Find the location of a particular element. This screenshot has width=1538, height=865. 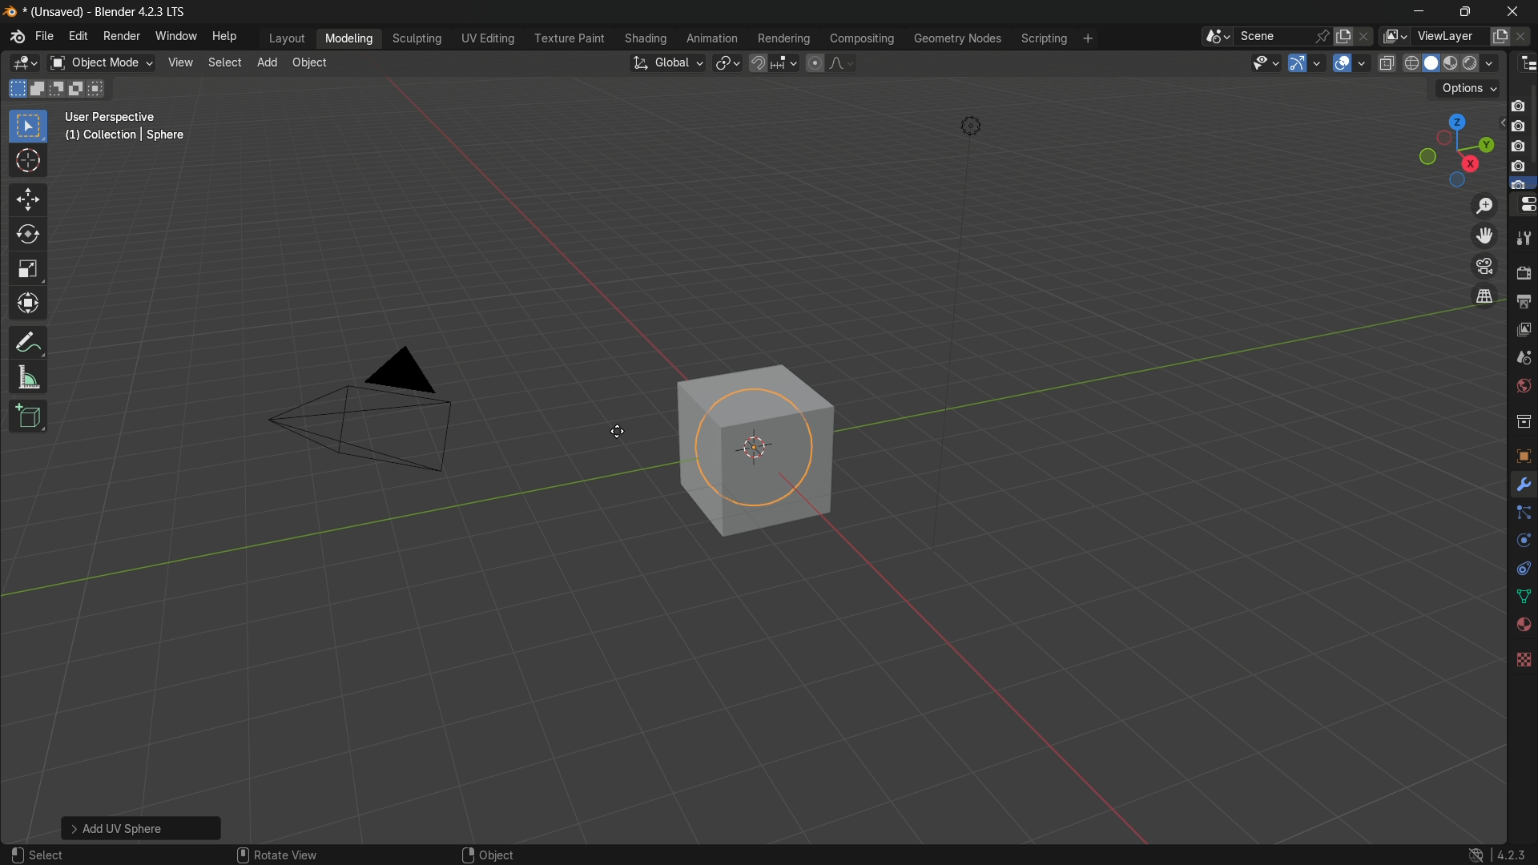

scale is located at coordinates (30, 271).